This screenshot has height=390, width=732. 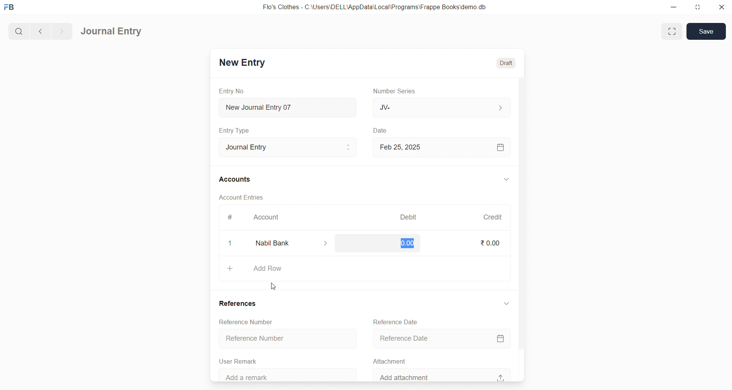 What do you see at coordinates (442, 374) in the screenshot?
I see `Add attachment` at bounding box center [442, 374].